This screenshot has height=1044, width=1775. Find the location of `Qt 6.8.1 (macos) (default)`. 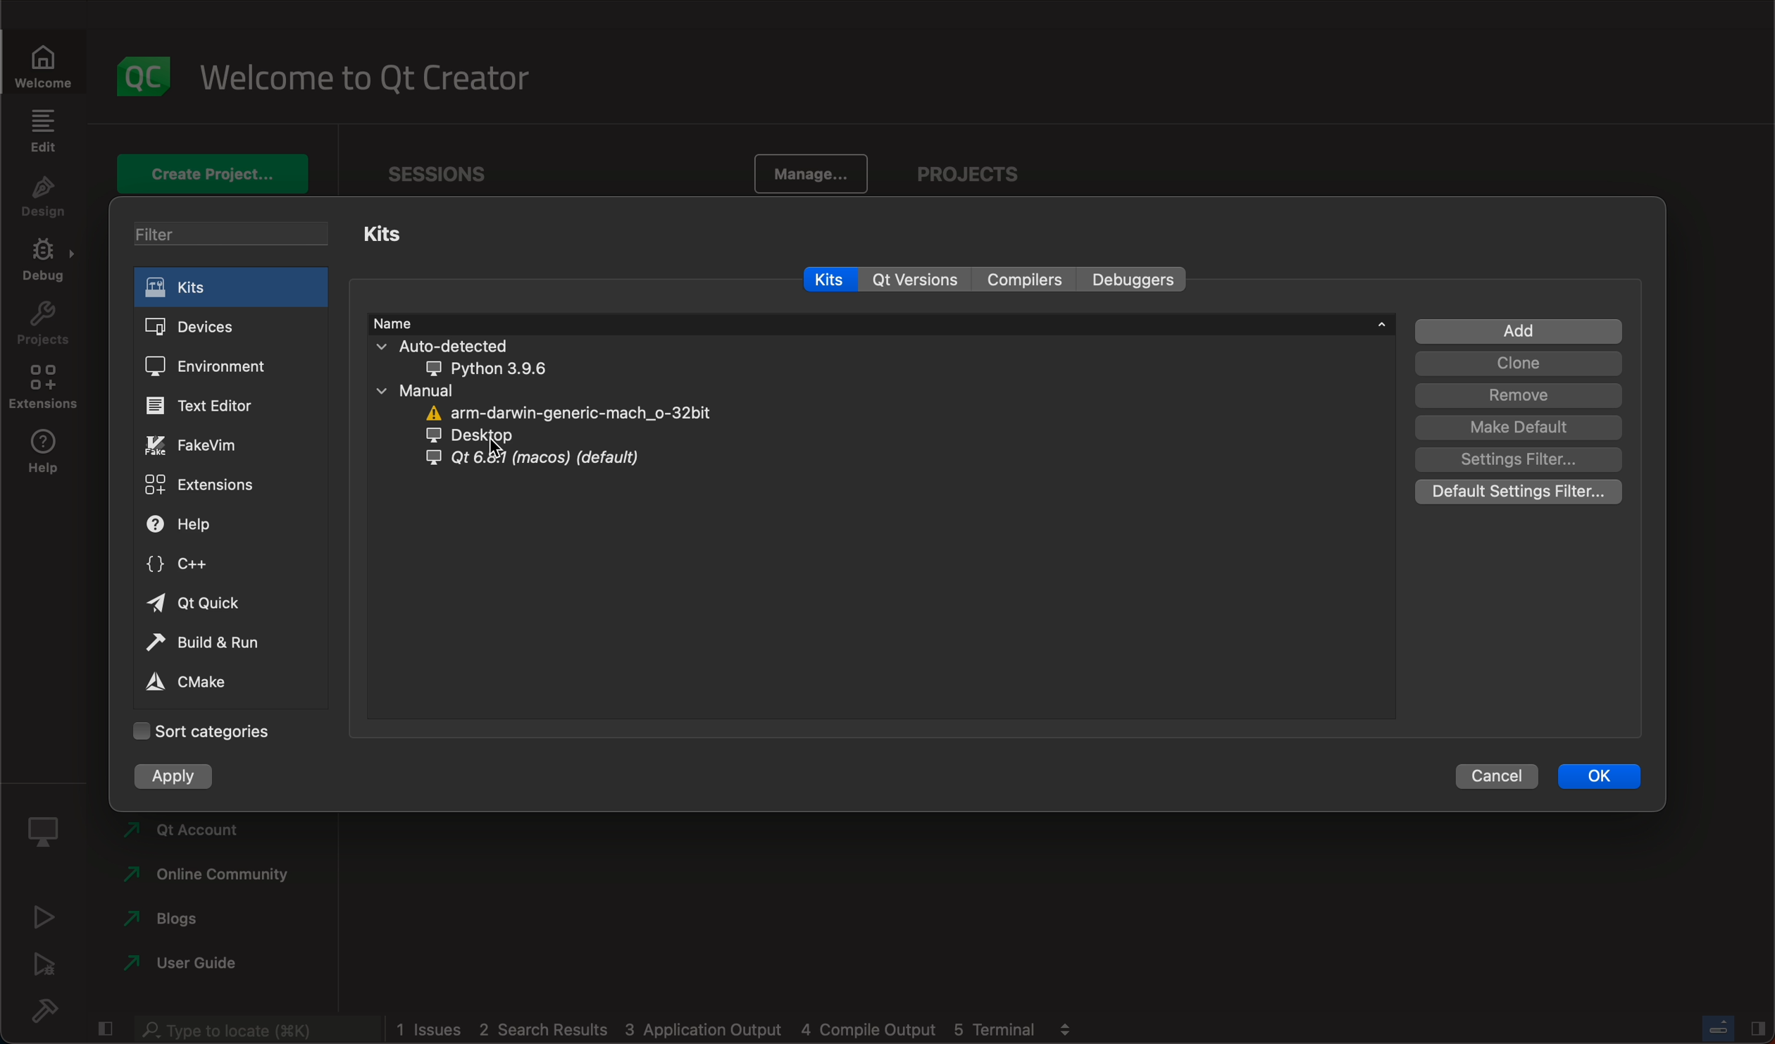

Qt 6.8.1 (macos) (default) is located at coordinates (538, 459).